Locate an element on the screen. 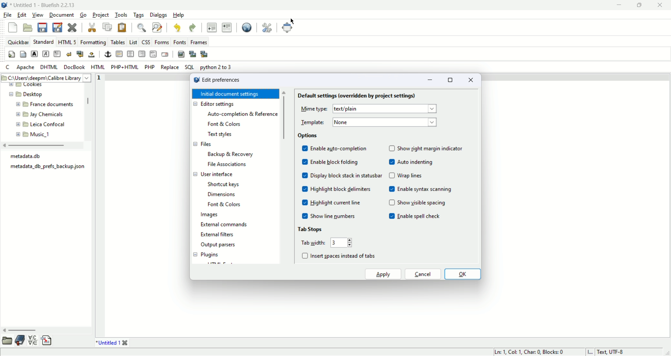  Text width input is located at coordinates (341, 242).